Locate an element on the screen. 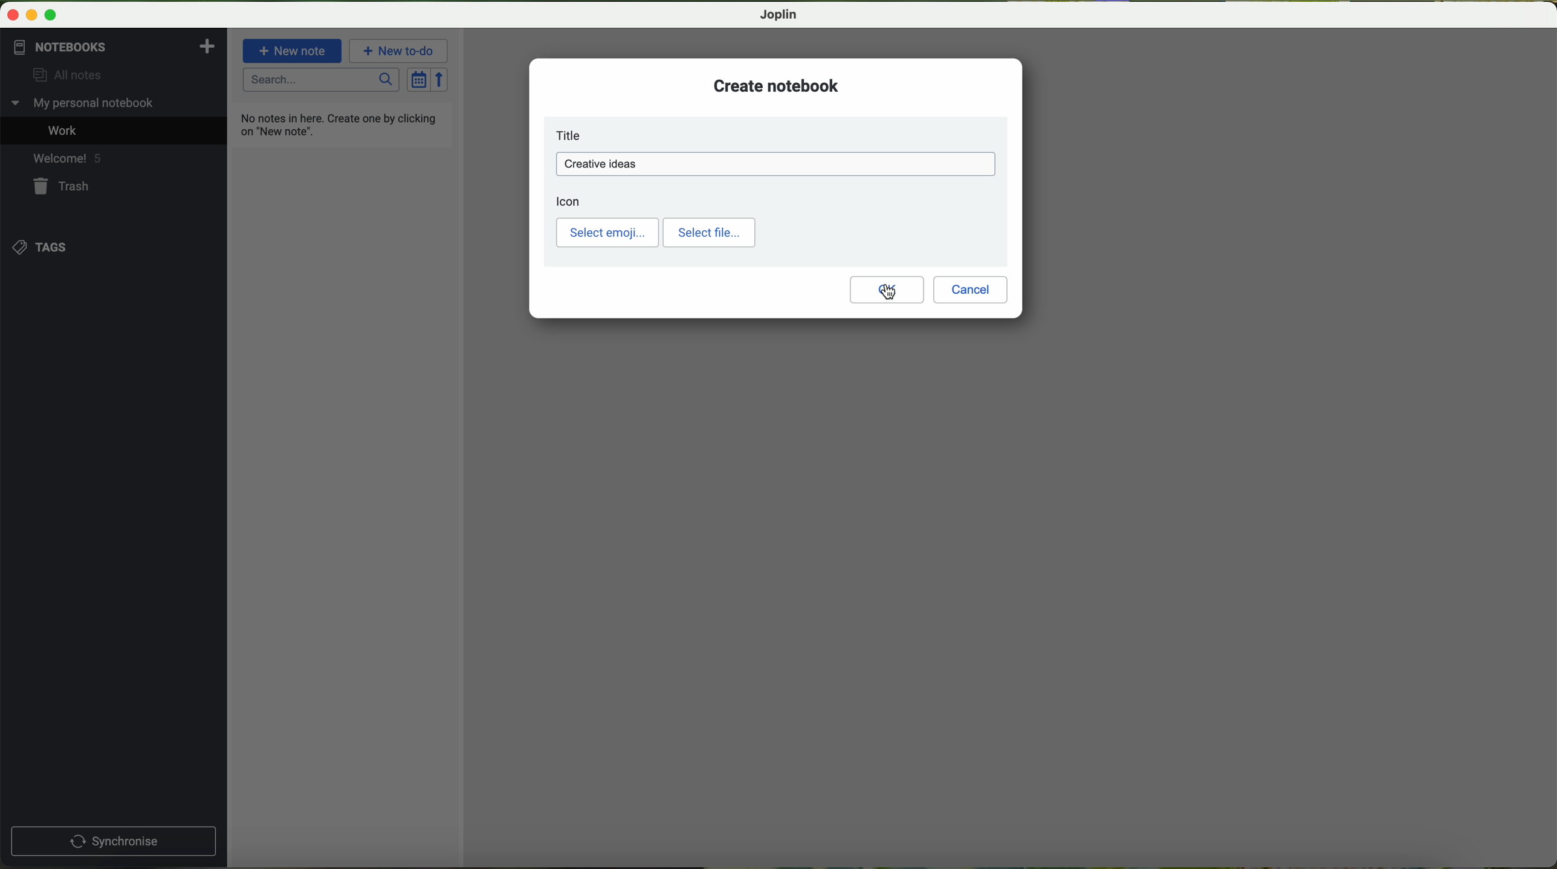  new note button is located at coordinates (293, 50).